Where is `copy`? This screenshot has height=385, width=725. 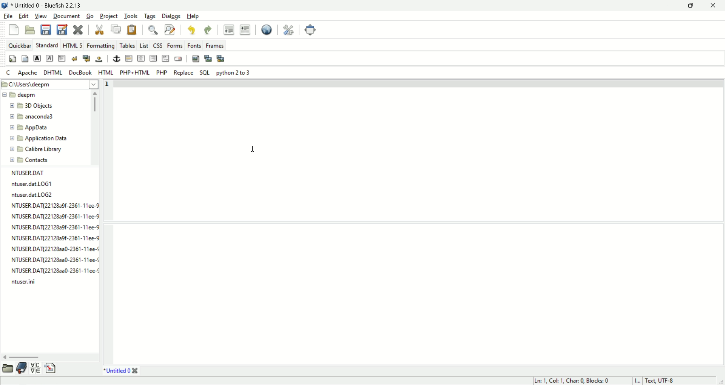 copy is located at coordinates (117, 29).